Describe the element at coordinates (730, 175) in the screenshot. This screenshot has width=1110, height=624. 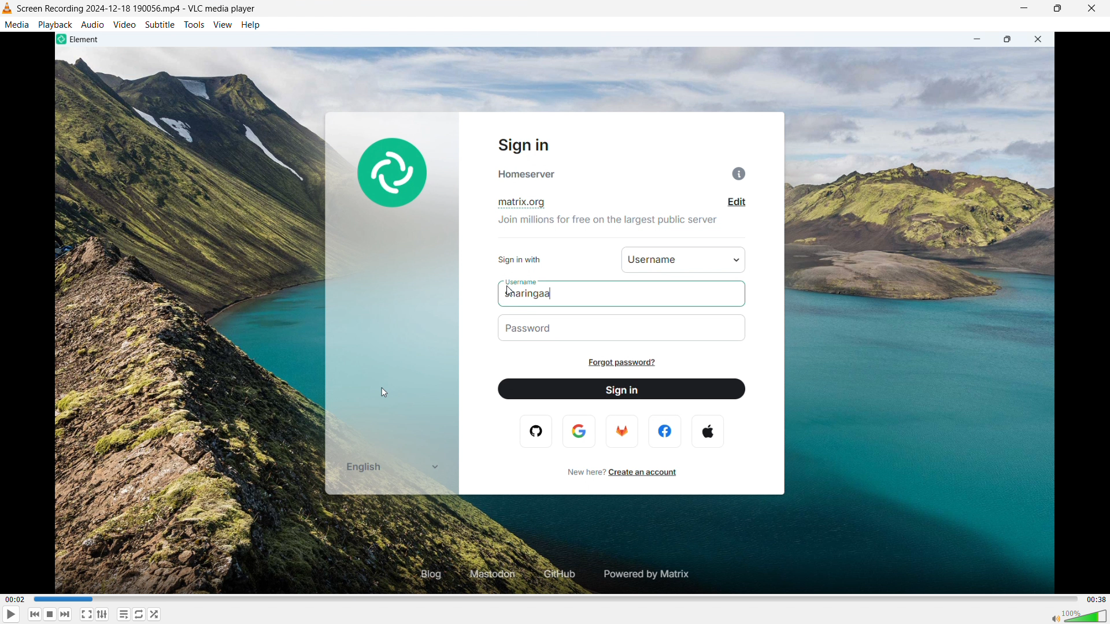
I see `info` at that location.